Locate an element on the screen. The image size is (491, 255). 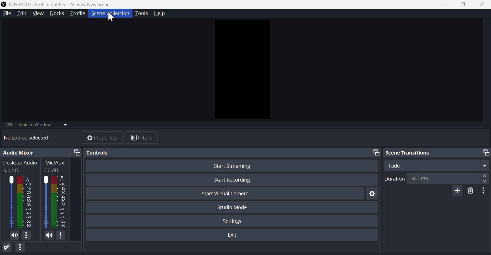
OBS 30.0 .0 Profile: untitled, Scenes: New scenes is located at coordinates (59, 4).